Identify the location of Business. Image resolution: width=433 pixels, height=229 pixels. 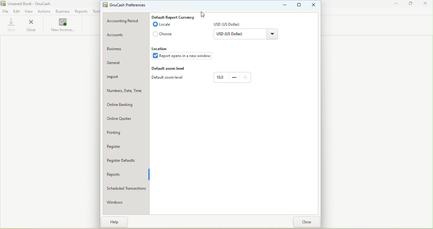
(62, 12).